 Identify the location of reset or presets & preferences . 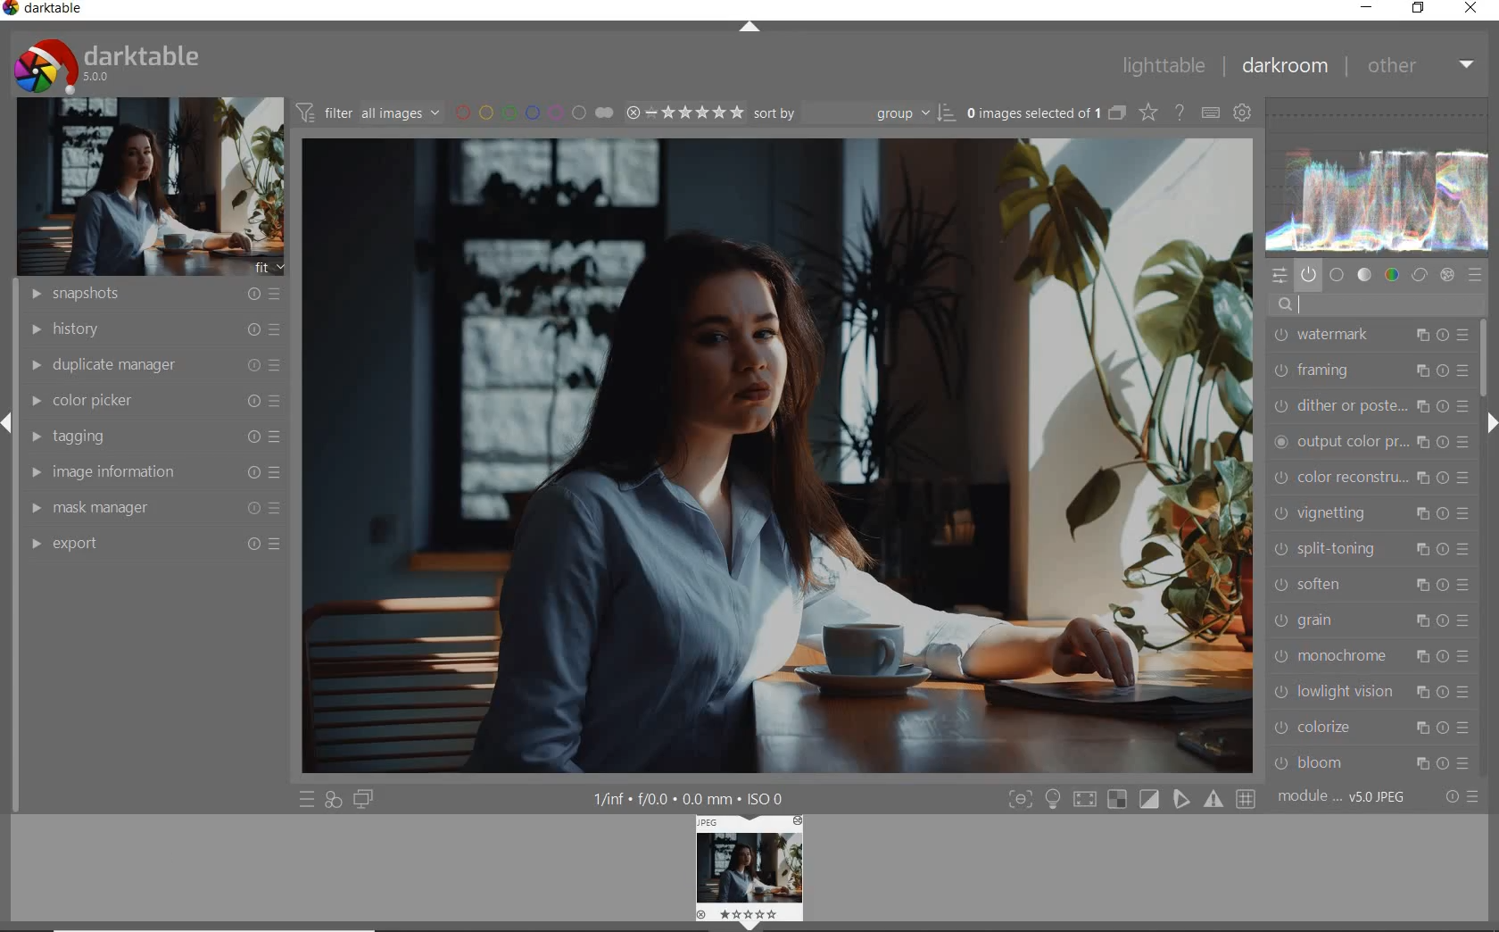
(1461, 796).